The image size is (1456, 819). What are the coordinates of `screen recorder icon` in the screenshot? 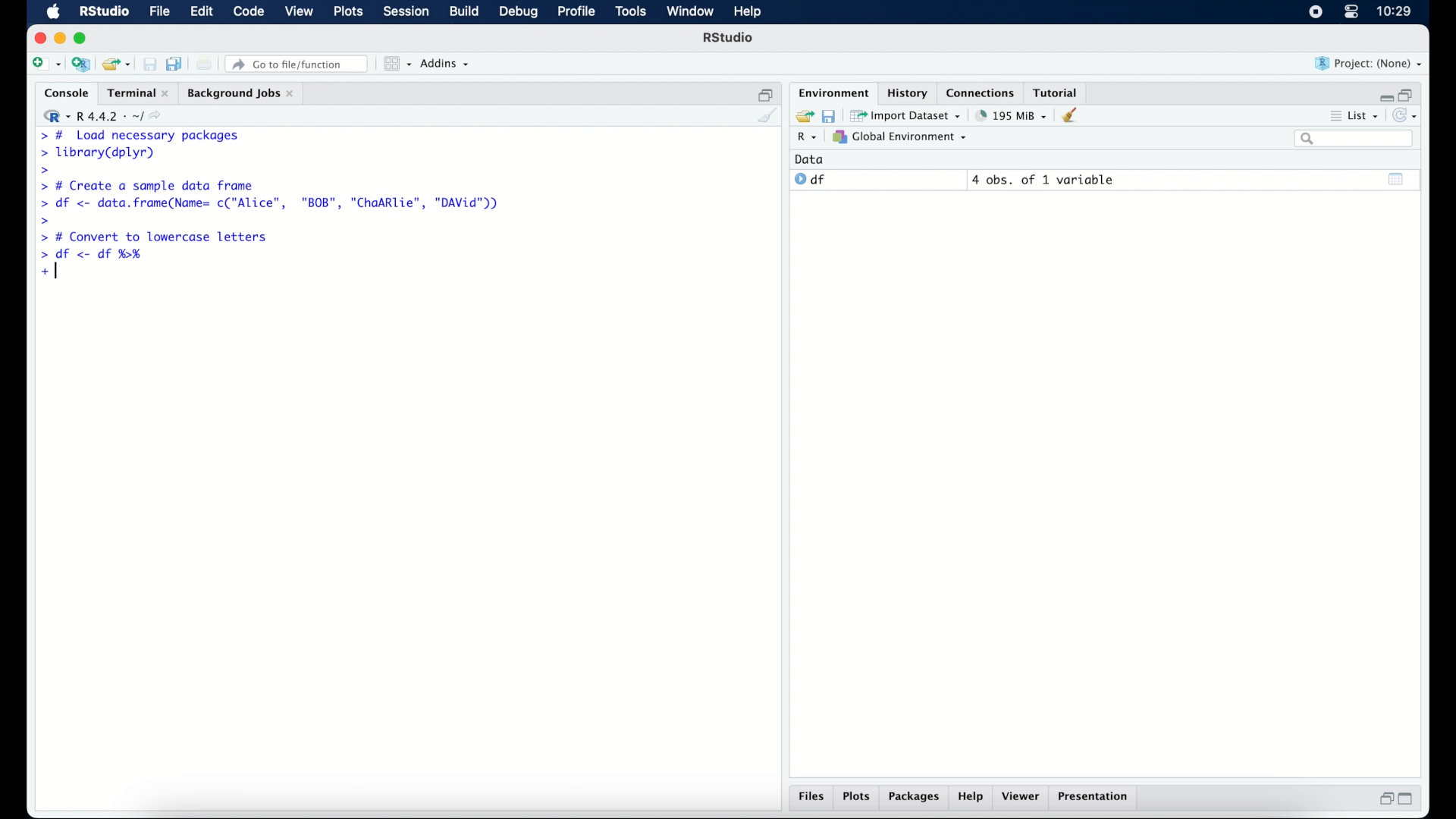 It's located at (1314, 12).